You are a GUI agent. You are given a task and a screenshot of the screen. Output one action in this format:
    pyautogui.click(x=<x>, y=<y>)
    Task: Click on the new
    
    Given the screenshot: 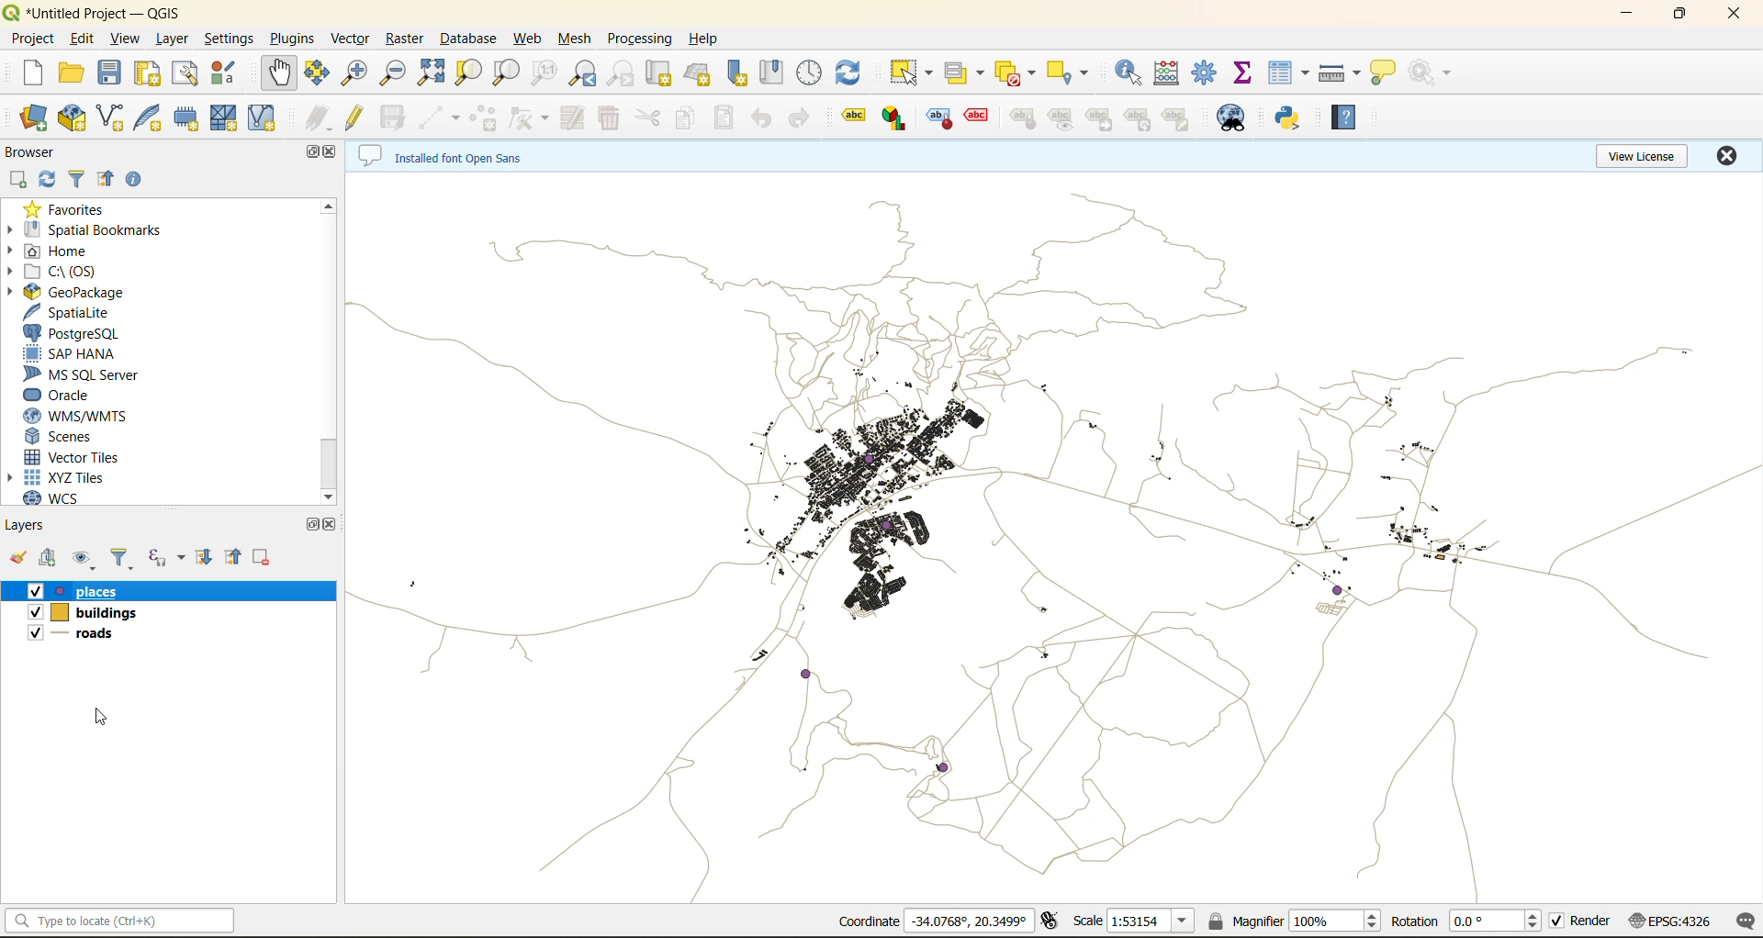 What is the action you would take?
    pyautogui.click(x=30, y=73)
    